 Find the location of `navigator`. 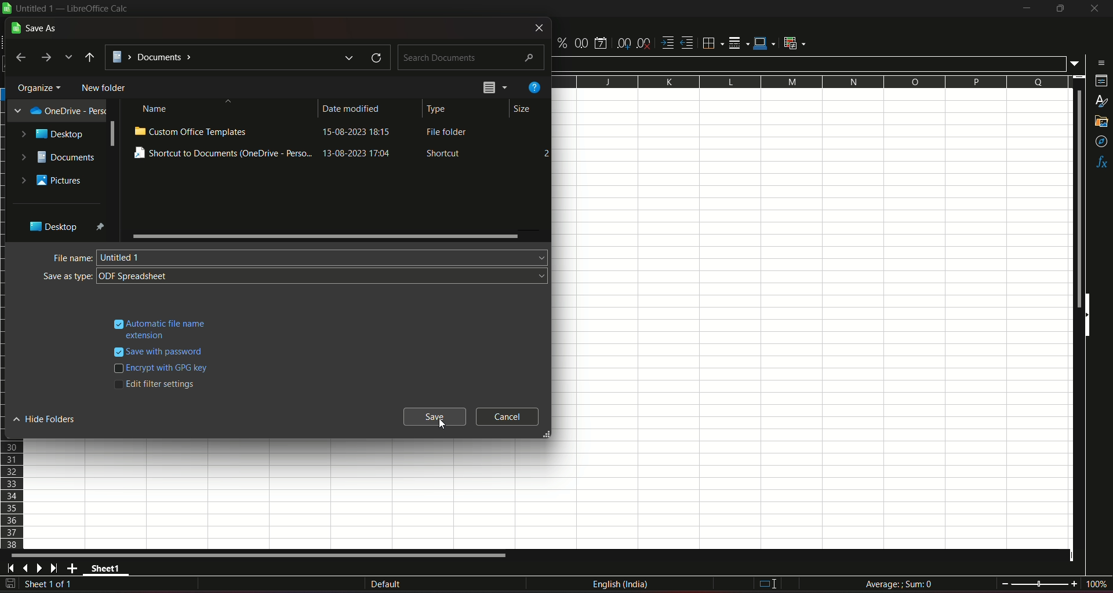

navigator is located at coordinates (1100, 141).